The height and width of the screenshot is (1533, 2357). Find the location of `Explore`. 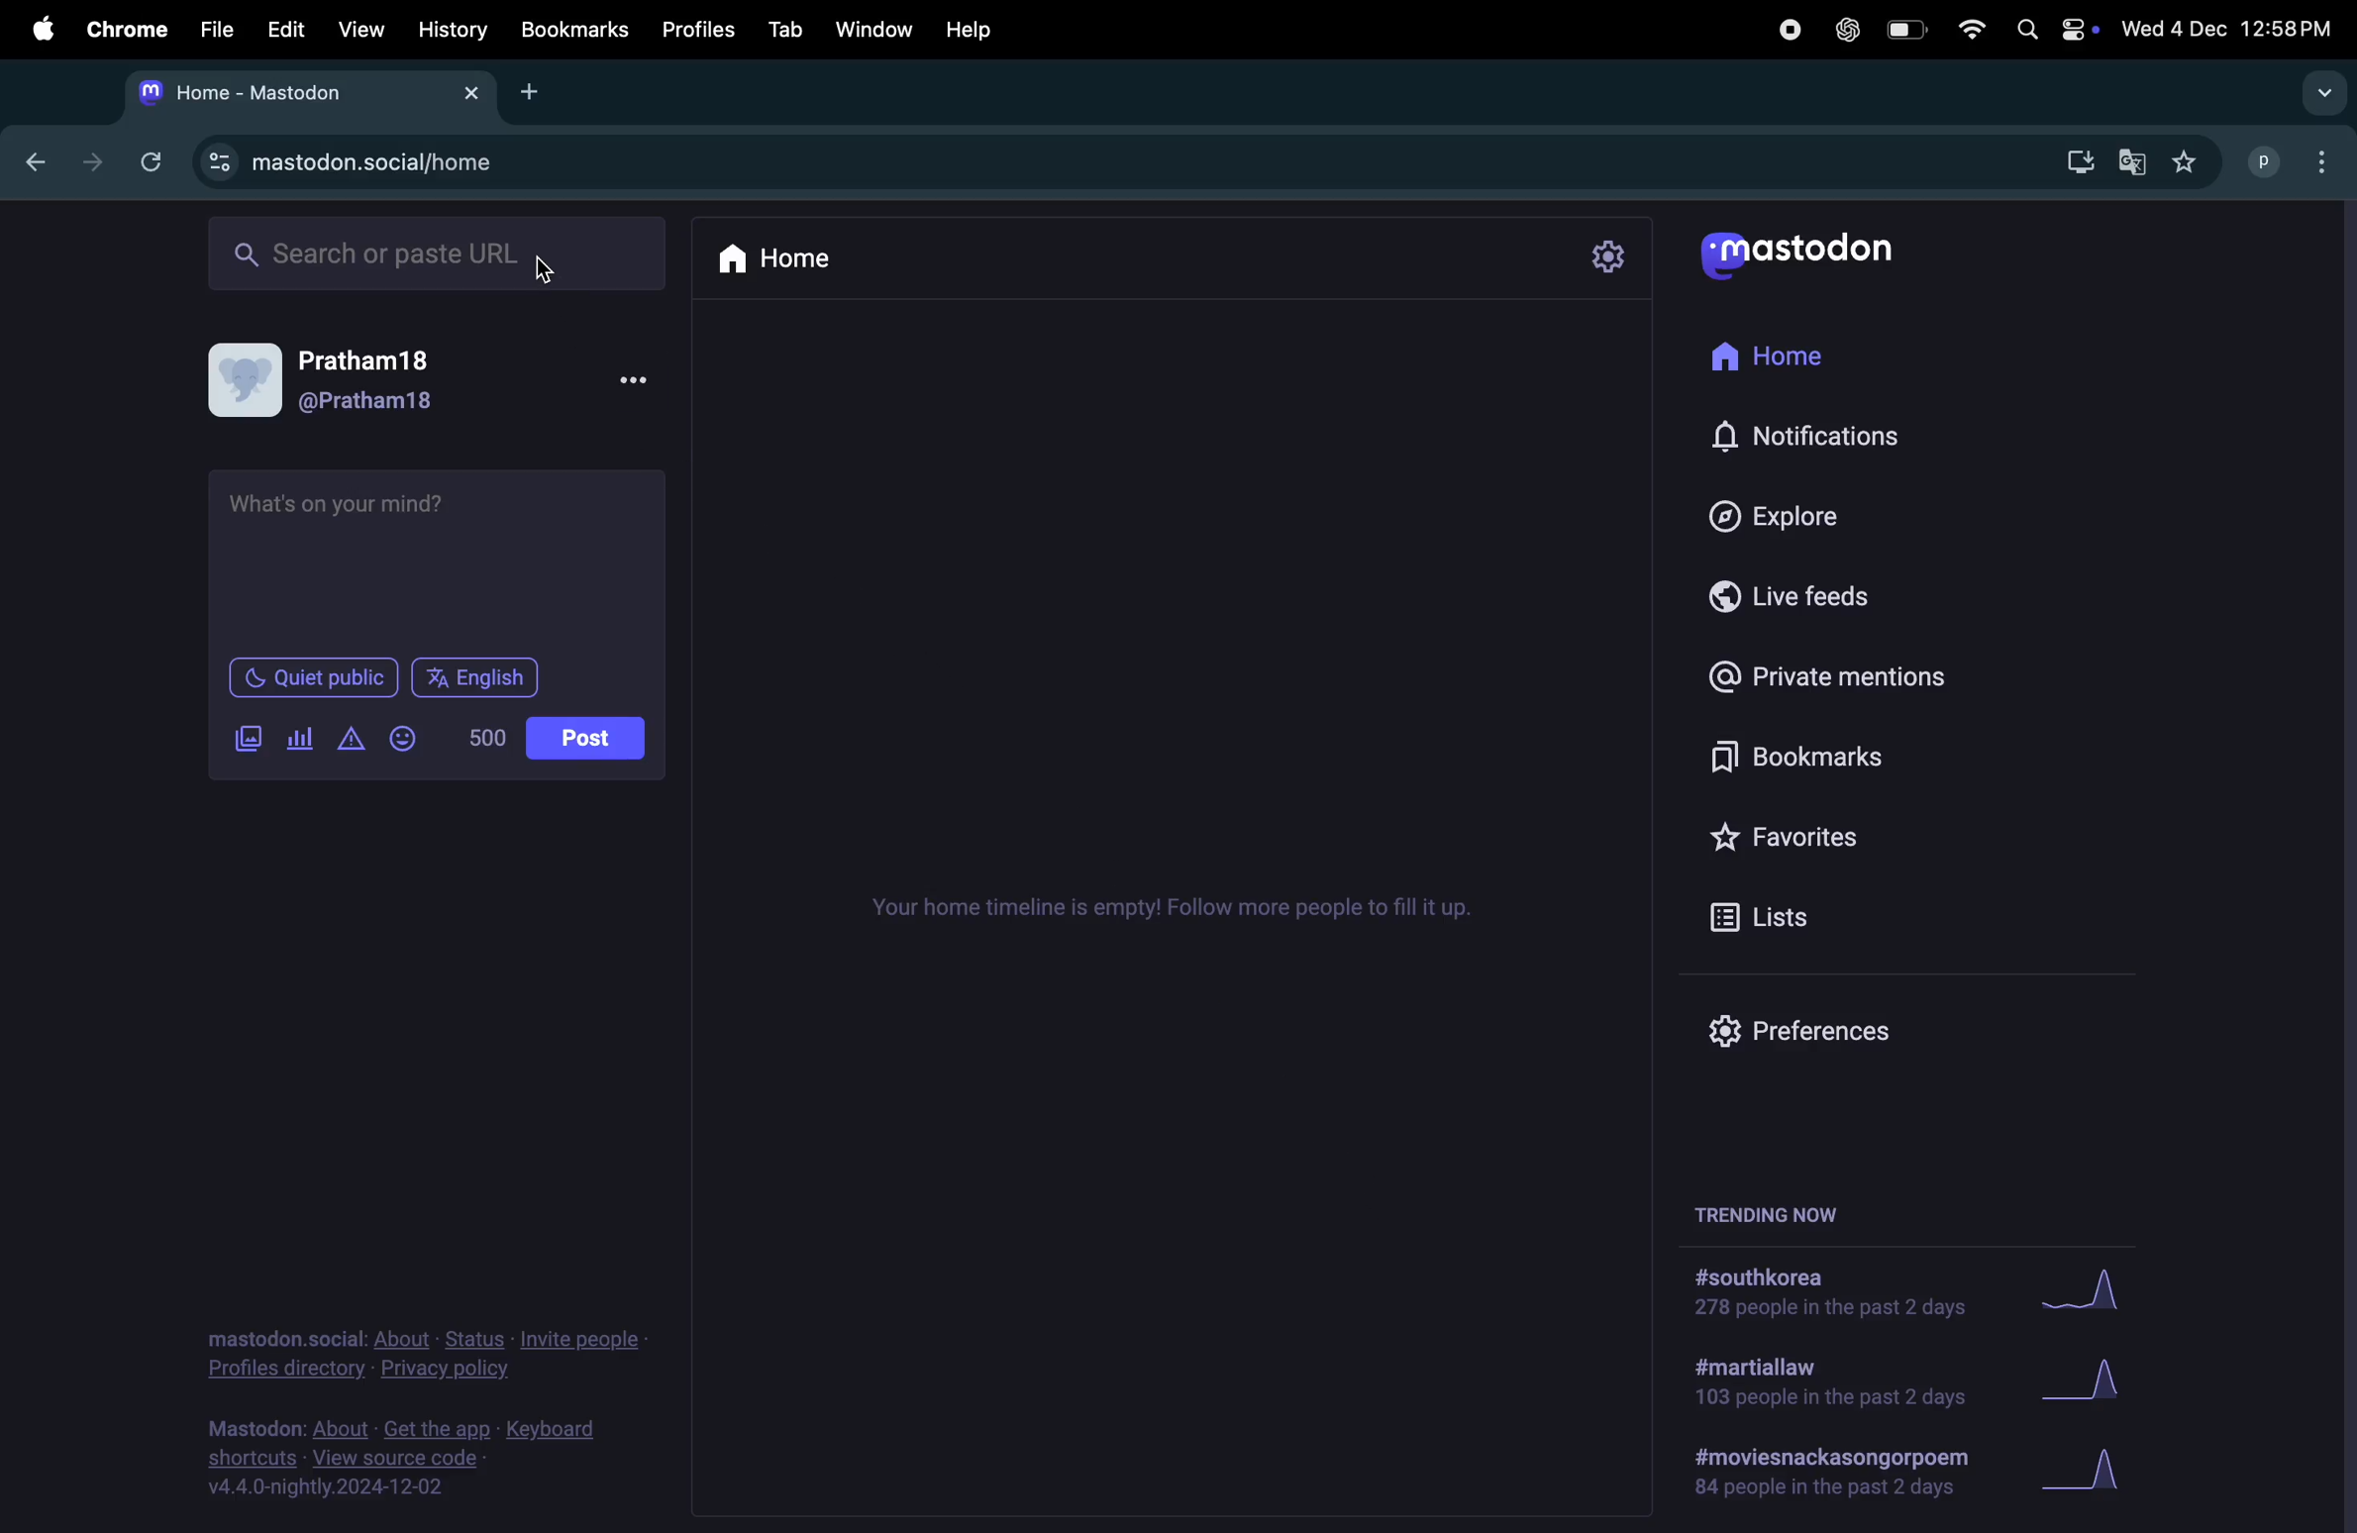

Explore is located at coordinates (1805, 518).